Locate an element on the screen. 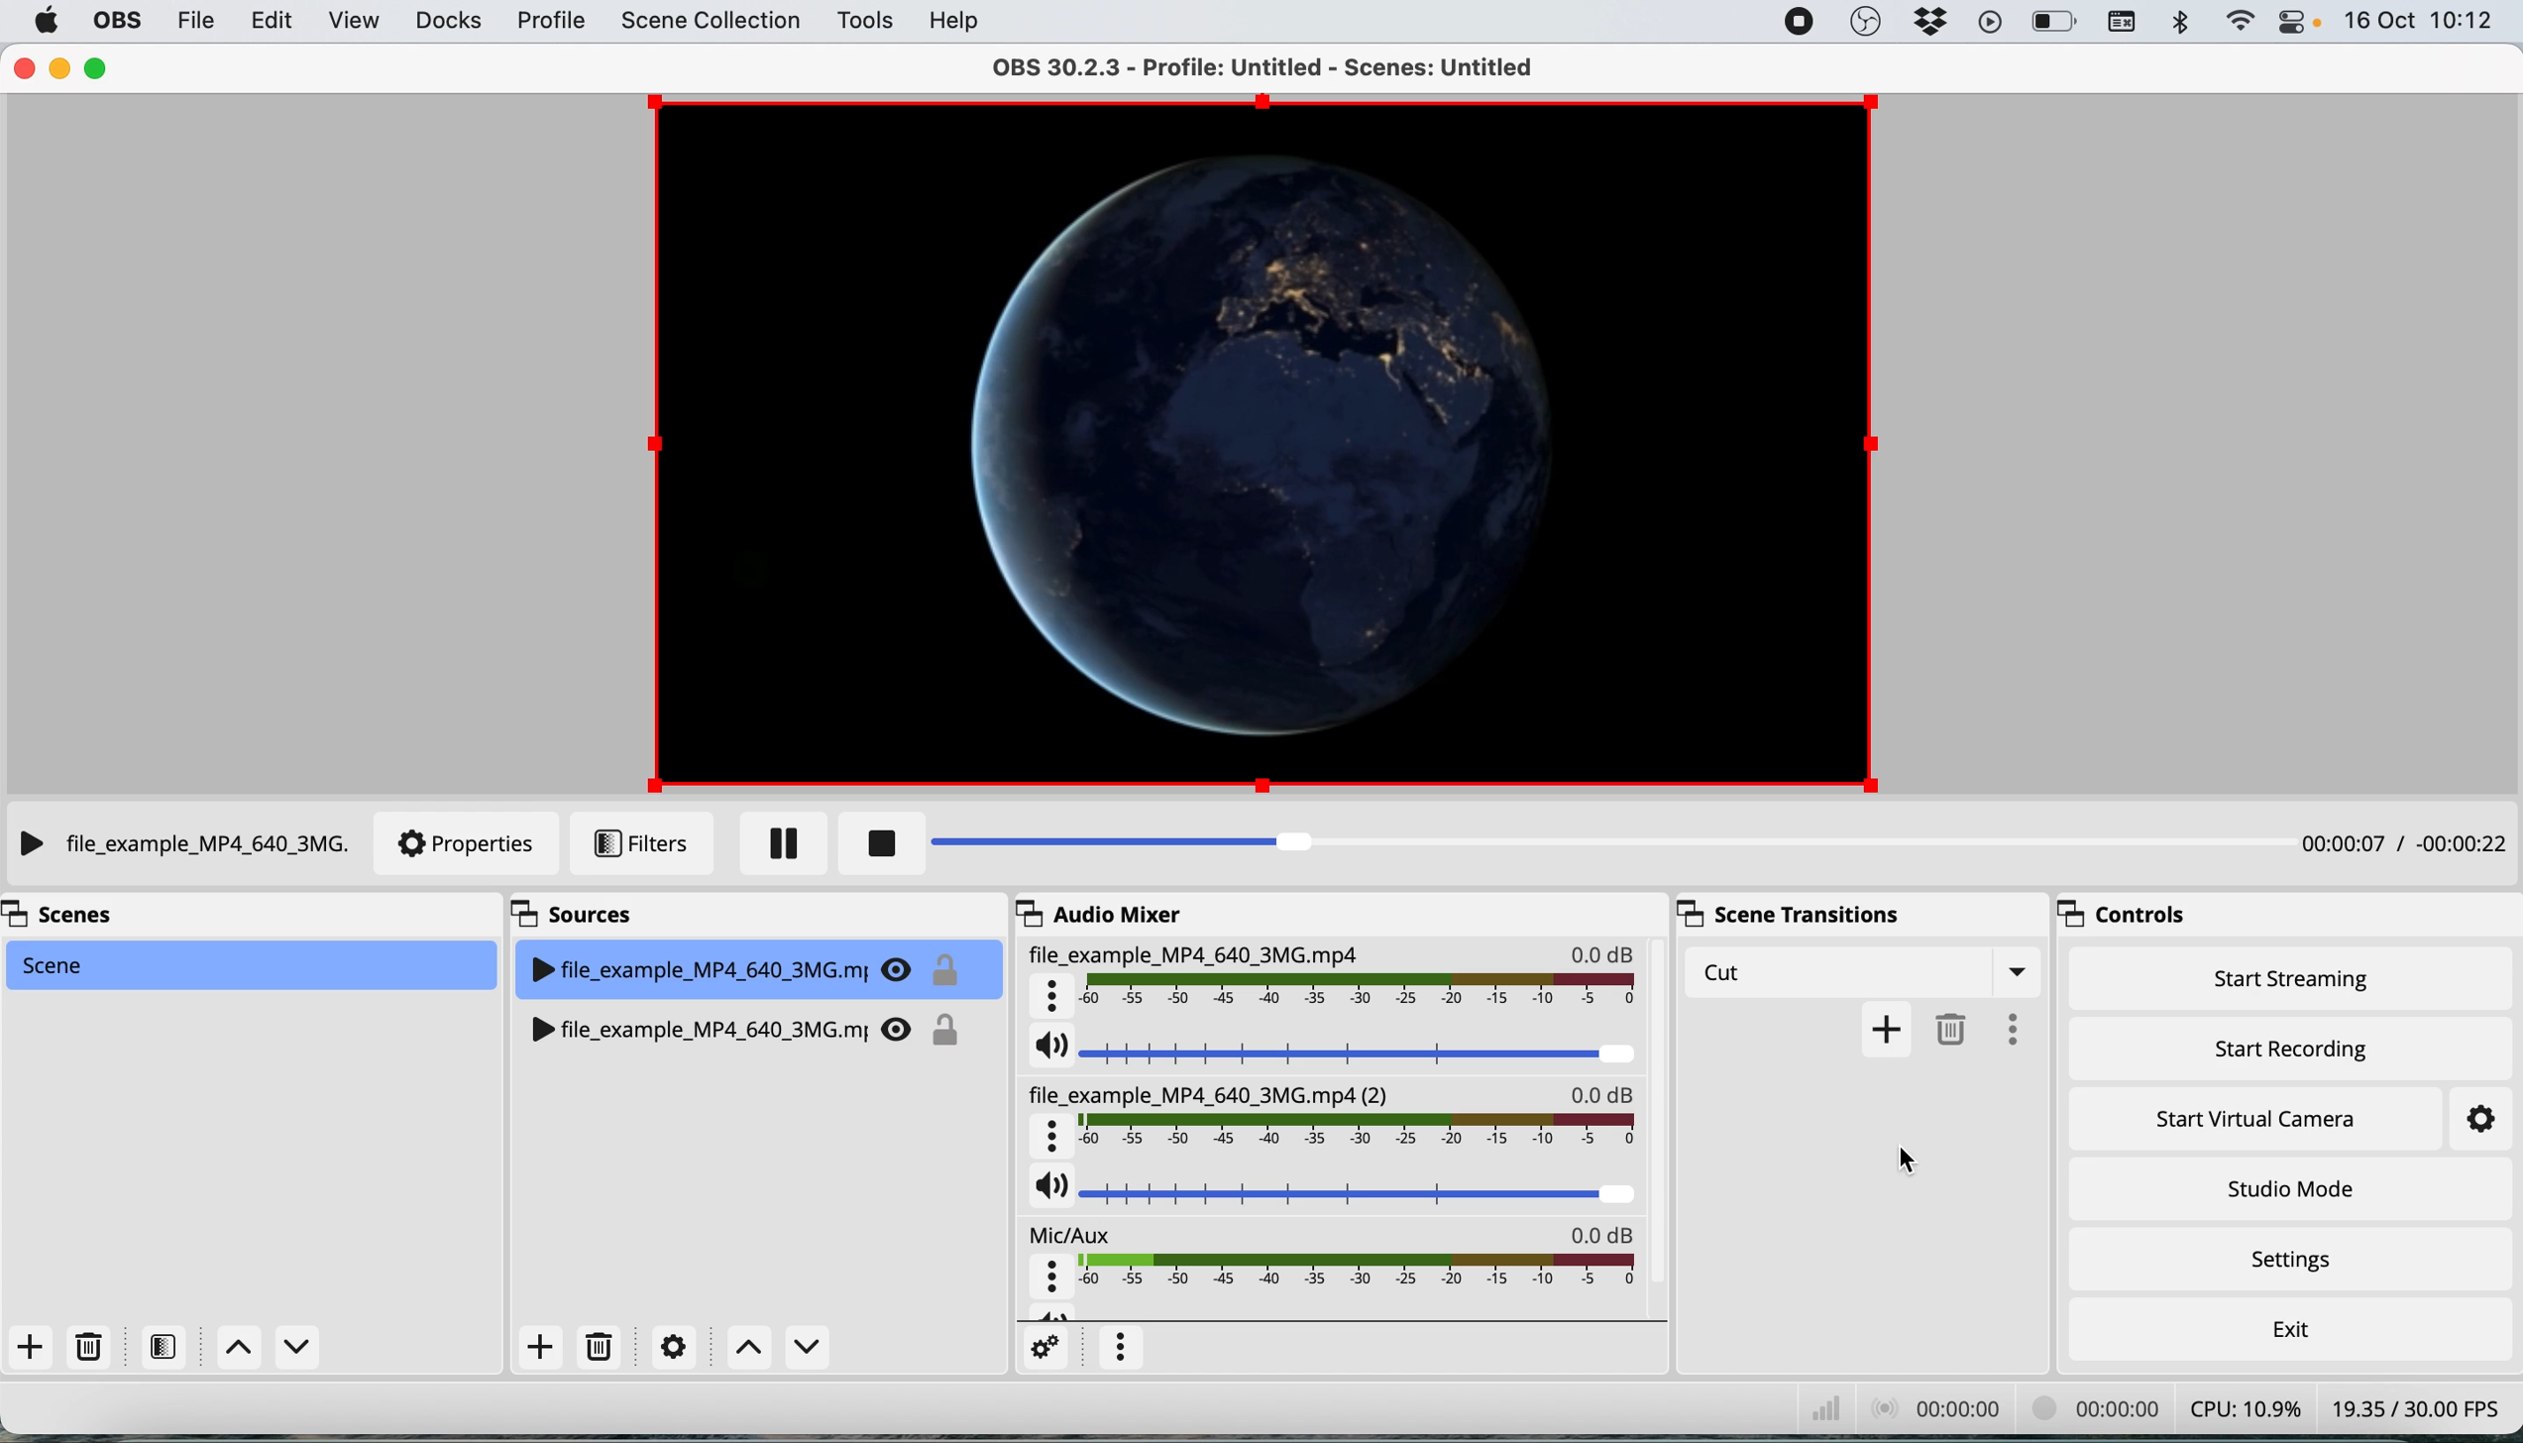 The width and height of the screenshot is (2523, 1443). add scene is located at coordinates (30, 1345).